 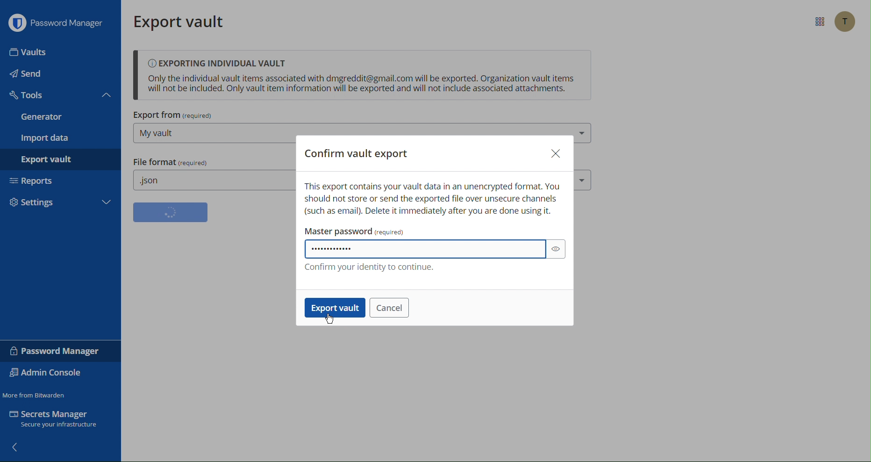 What do you see at coordinates (437, 230) in the screenshot?
I see `Master password` at bounding box center [437, 230].